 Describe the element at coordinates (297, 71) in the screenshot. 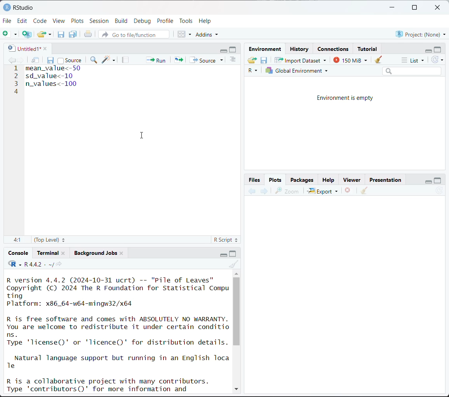

I see `Global environment` at that location.